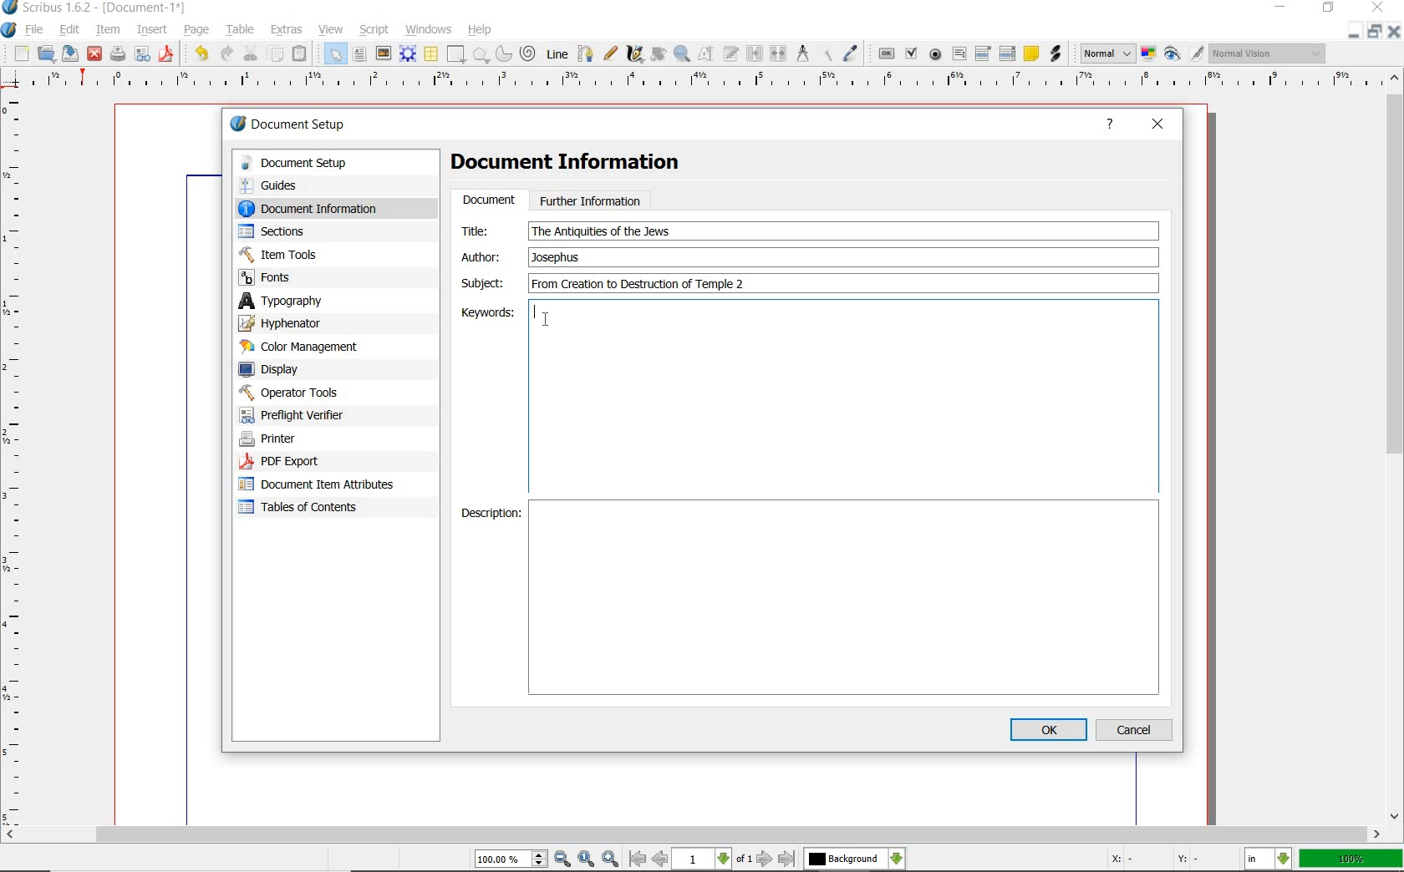 The image size is (1404, 872). I want to click on select, so click(337, 53).